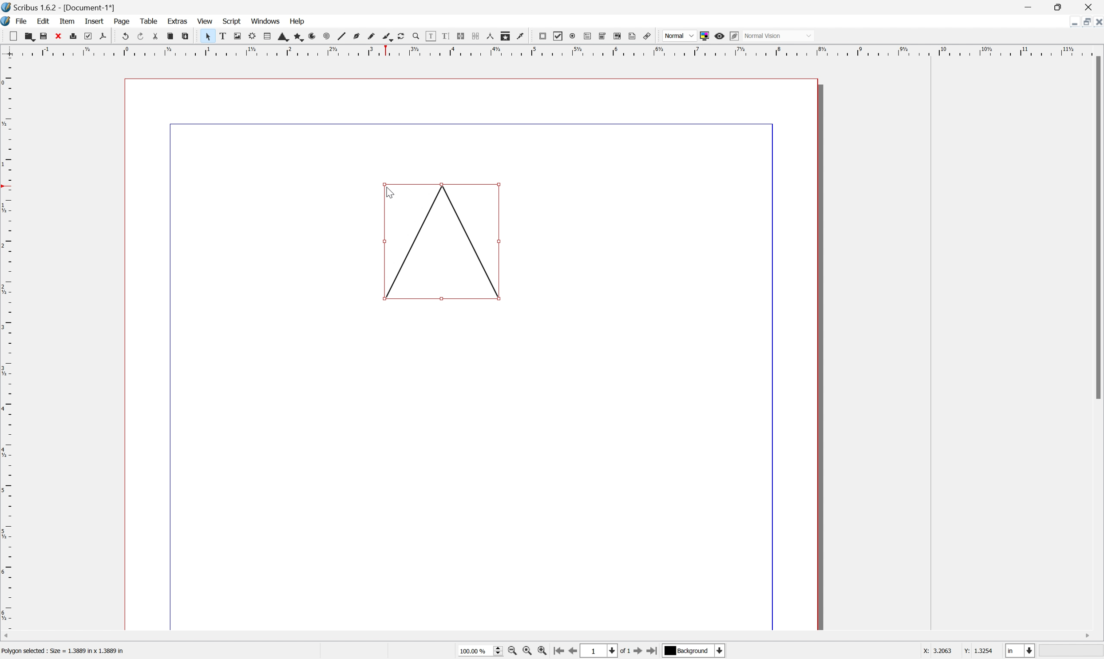  Describe the element at coordinates (648, 36) in the screenshot. I see `Link annotation` at that location.